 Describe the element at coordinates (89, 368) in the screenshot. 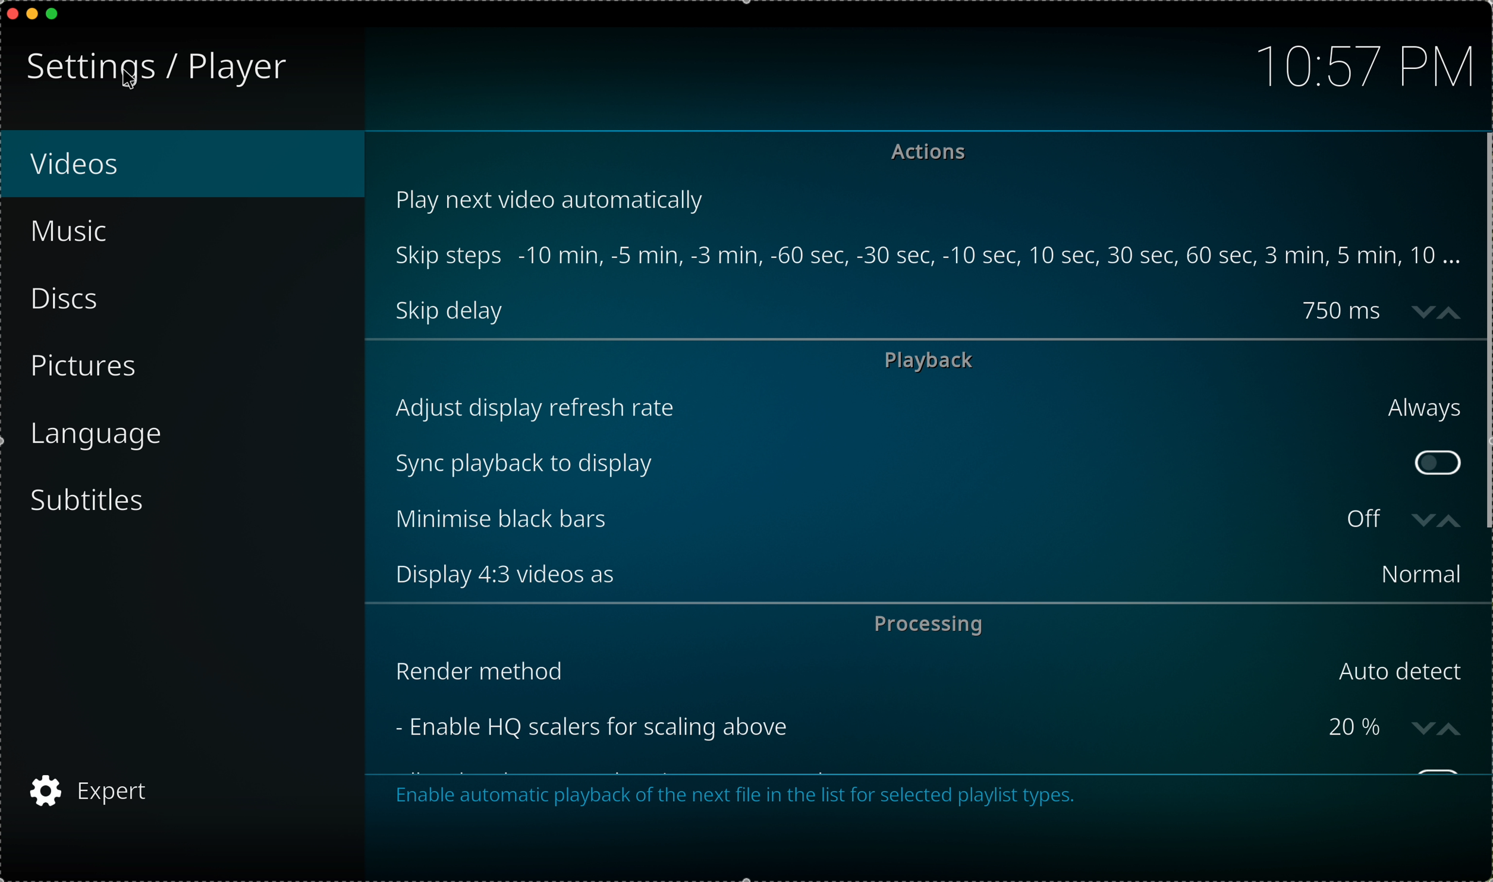

I see `pictures` at that location.